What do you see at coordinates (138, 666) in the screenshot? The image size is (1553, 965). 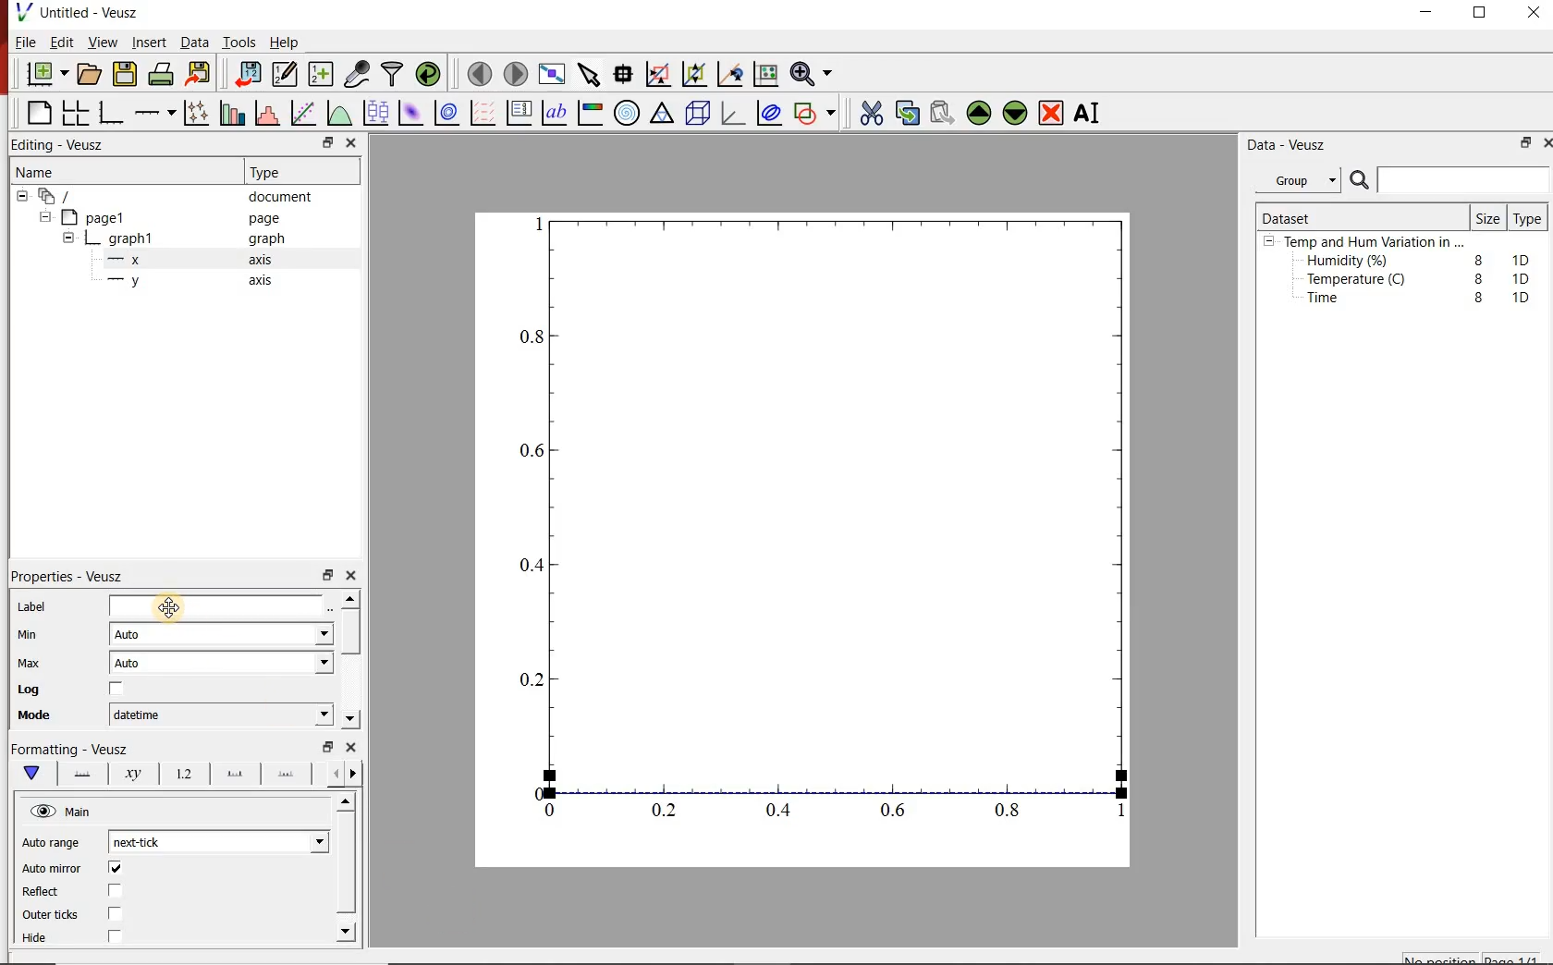 I see `Auto` at bounding box center [138, 666].